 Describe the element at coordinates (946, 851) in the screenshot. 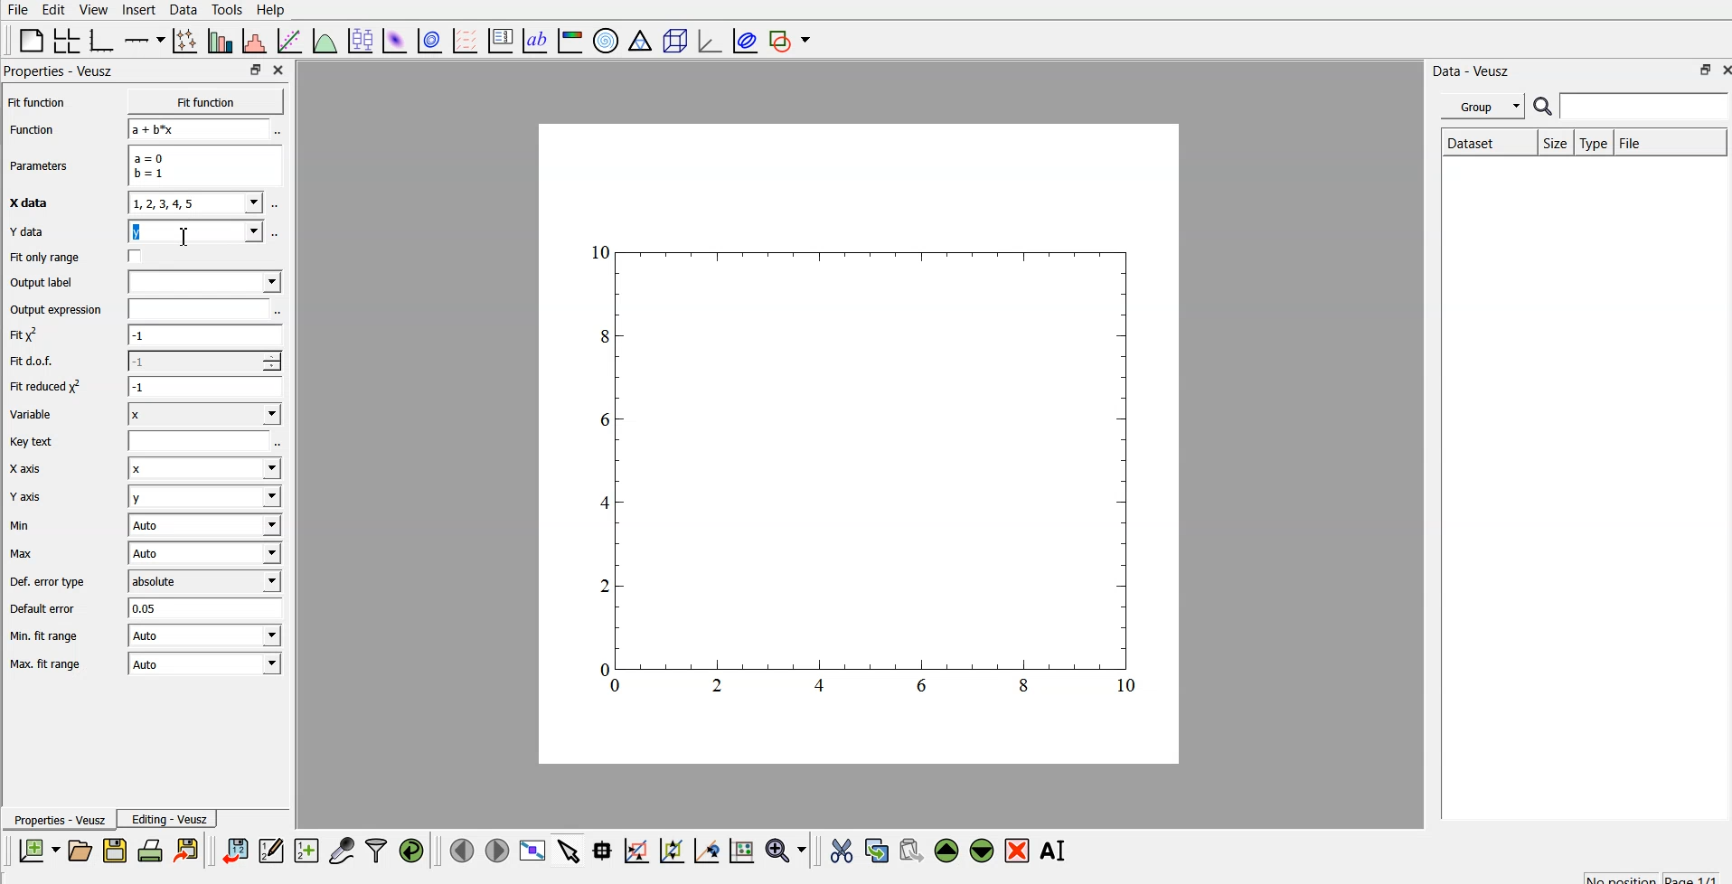

I see `move up the selected widget` at that location.